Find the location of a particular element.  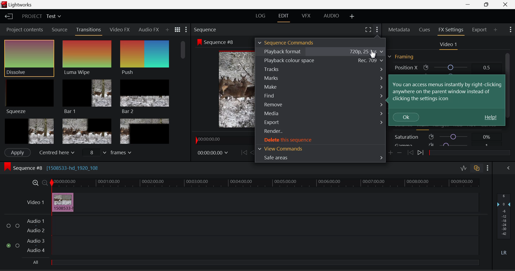

Decibel Level is located at coordinates (504, 223).